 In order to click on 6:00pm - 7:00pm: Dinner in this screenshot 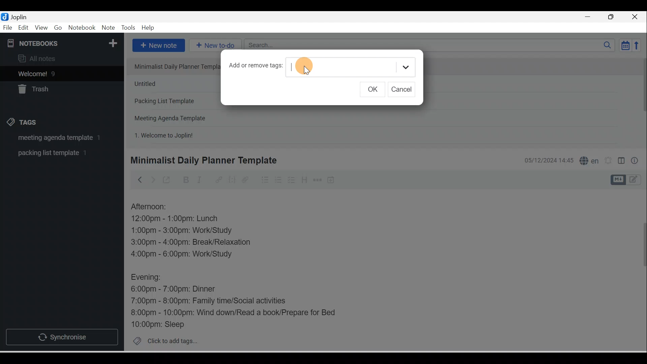, I will do `click(178, 289)`.